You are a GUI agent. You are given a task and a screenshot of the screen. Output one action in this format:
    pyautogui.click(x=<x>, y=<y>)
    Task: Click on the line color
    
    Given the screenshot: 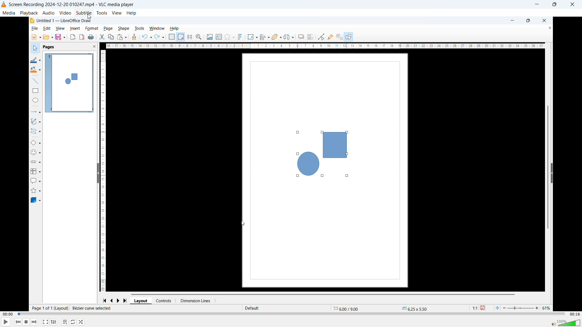 What is the action you would take?
    pyautogui.click(x=36, y=60)
    